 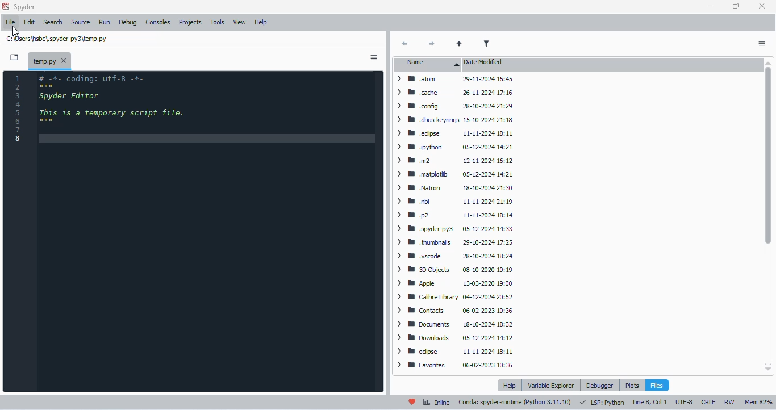 What do you see at coordinates (52, 22) in the screenshot?
I see `search` at bounding box center [52, 22].